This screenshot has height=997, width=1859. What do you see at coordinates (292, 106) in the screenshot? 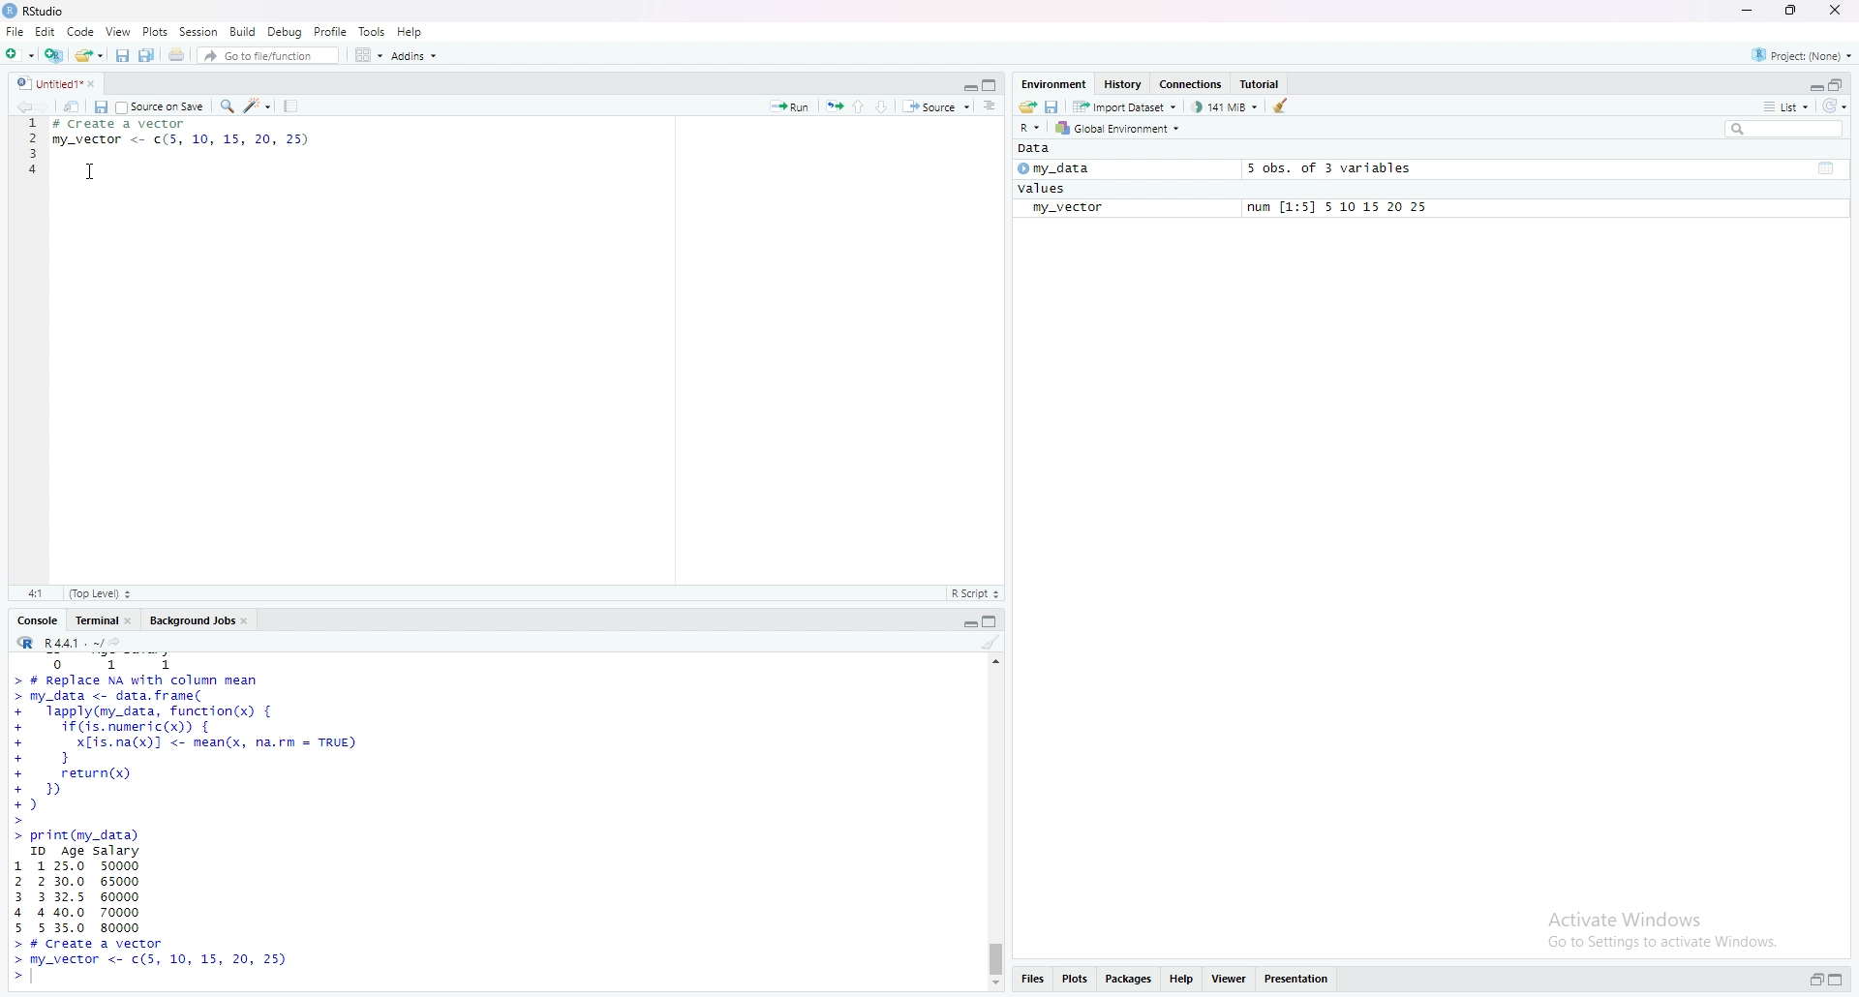
I see `compile report` at bounding box center [292, 106].